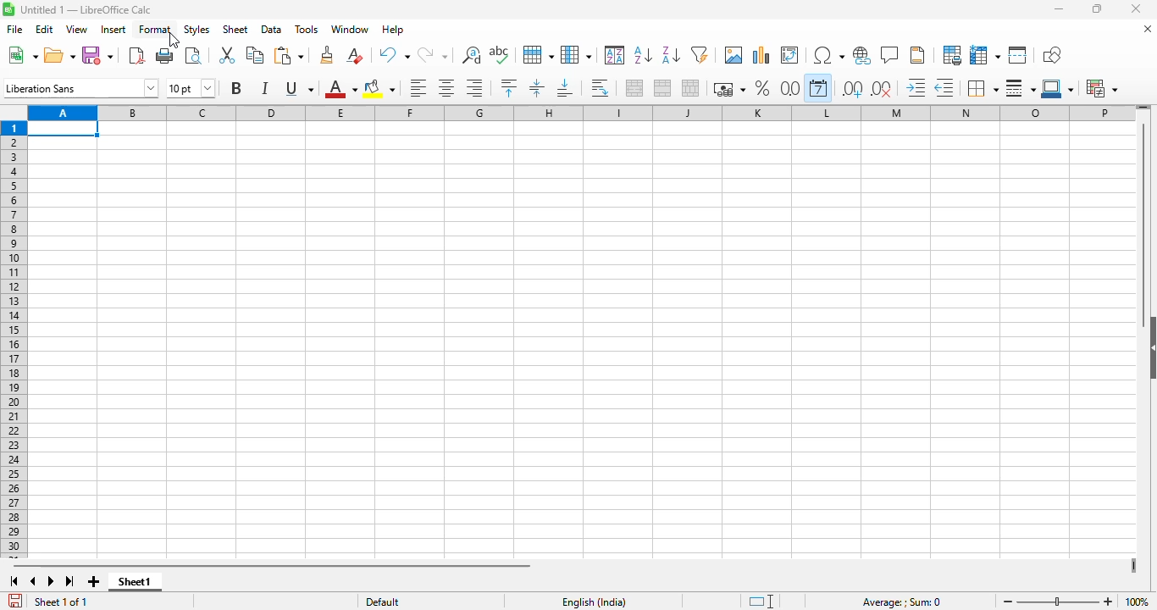  Describe the element at coordinates (1100, 88) in the screenshot. I see `conditional` at that location.